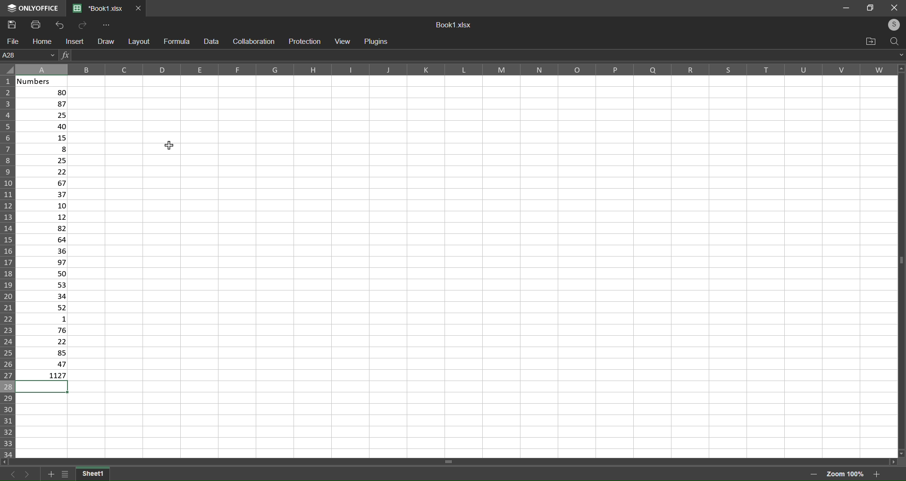  I want to click on horizontal scroll bar, so click(451, 461).